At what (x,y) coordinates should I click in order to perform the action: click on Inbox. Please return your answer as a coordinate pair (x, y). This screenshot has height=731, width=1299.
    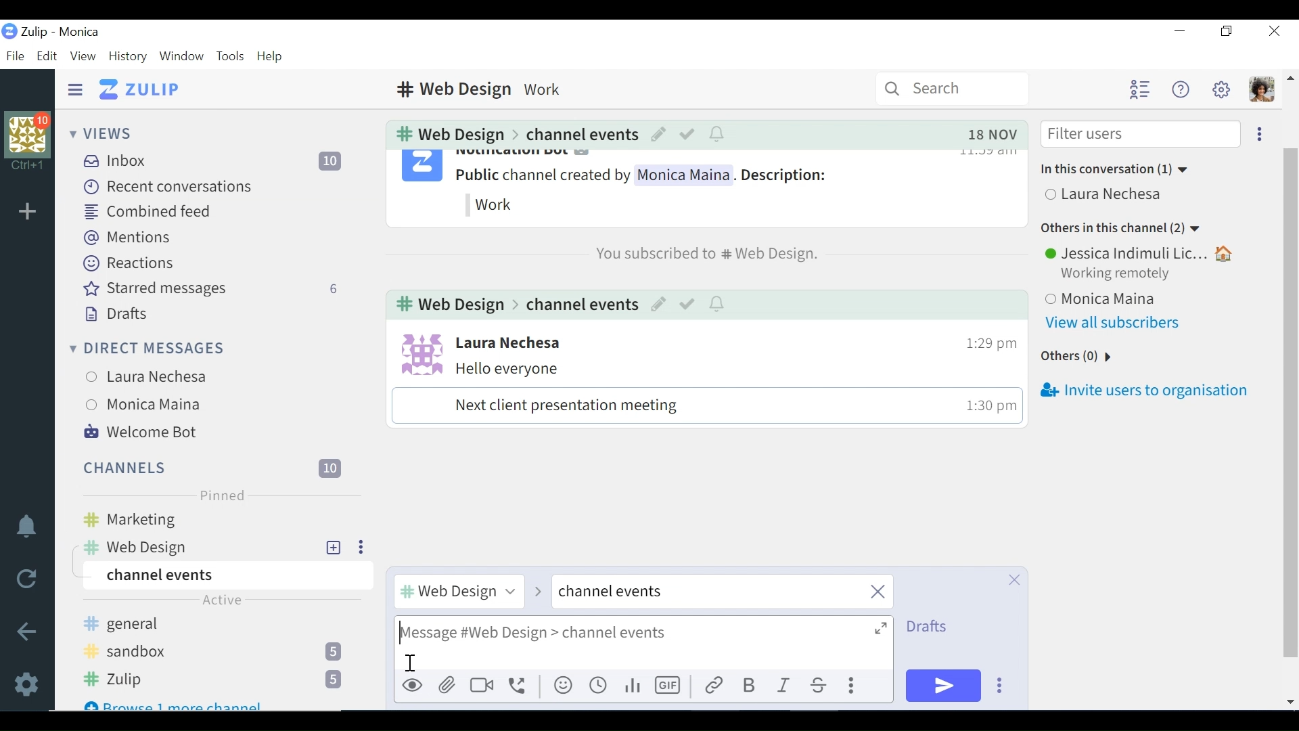
    Looking at the image, I should click on (220, 160).